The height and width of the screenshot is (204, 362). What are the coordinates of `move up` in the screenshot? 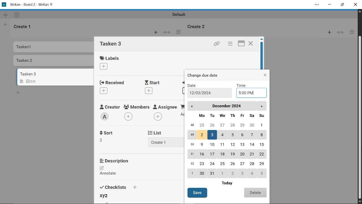 It's located at (262, 39).